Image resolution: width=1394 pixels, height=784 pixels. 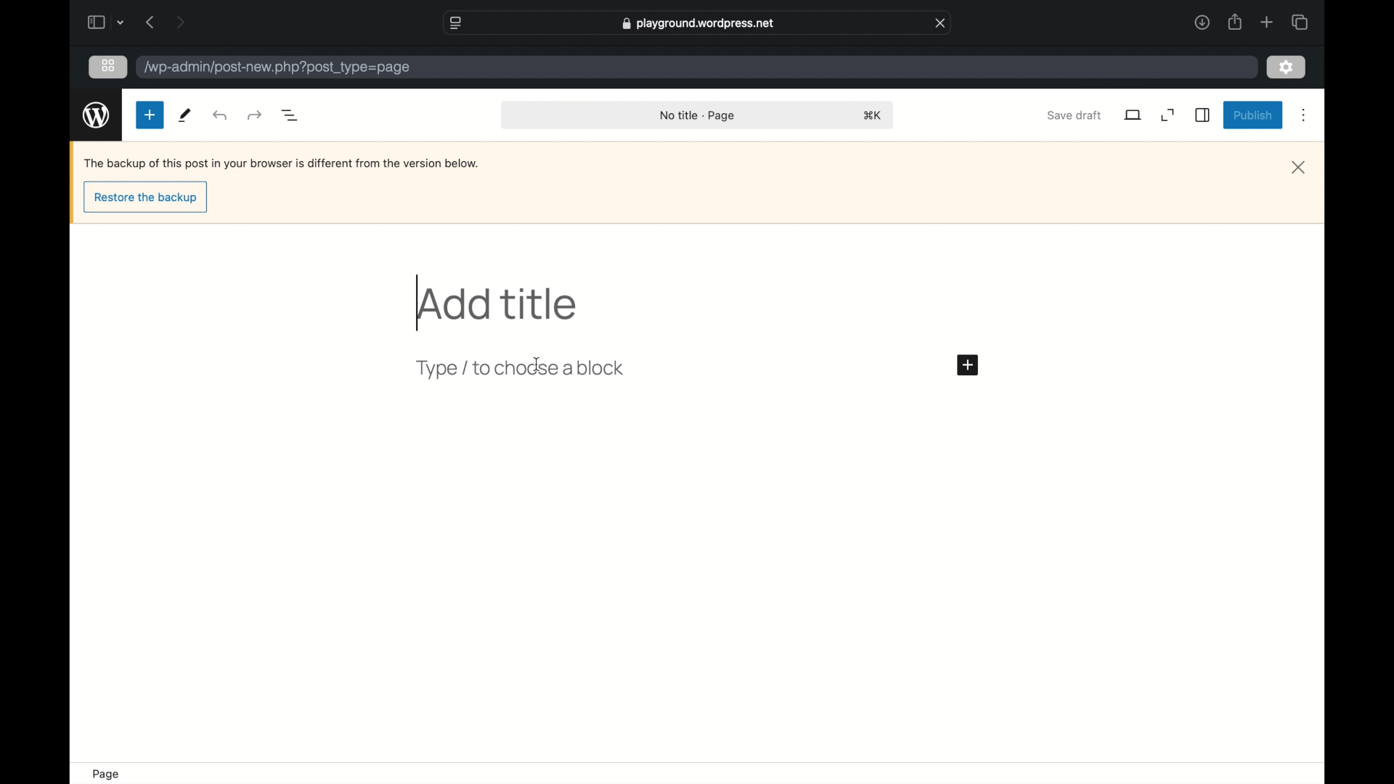 What do you see at coordinates (523, 370) in the screenshot?
I see `type to choose a block` at bounding box center [523, 370].